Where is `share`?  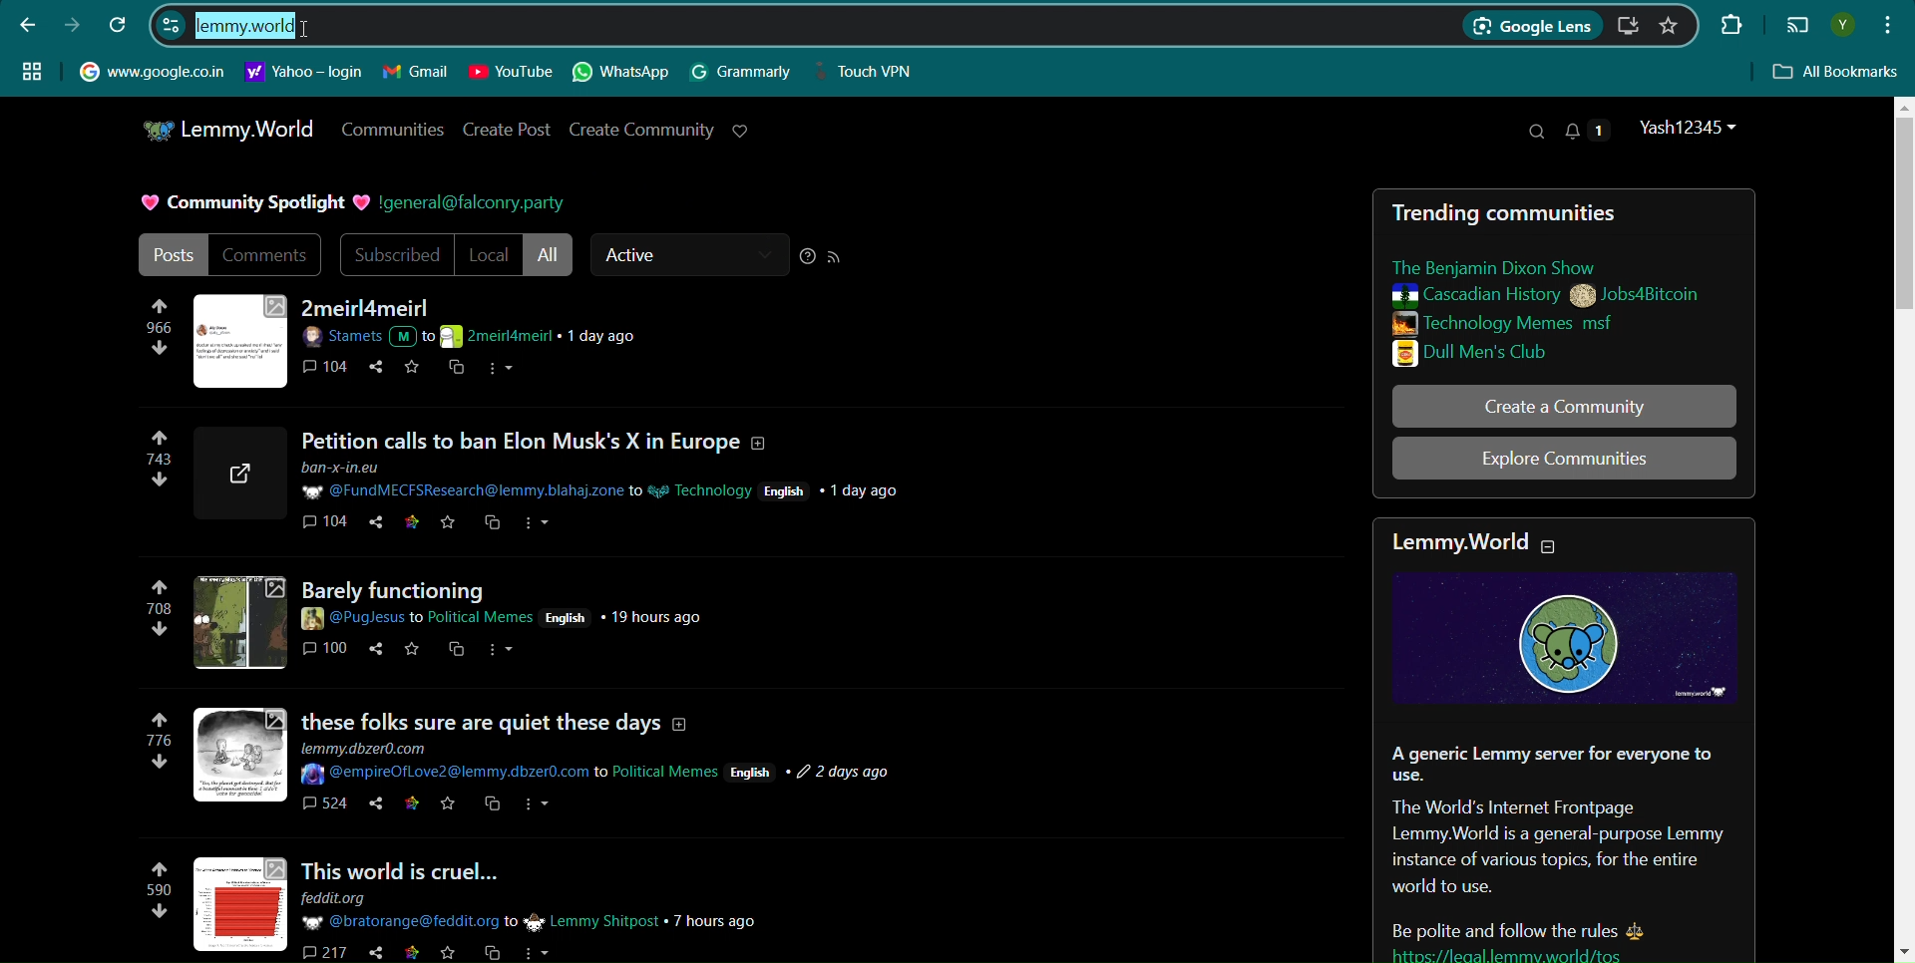 share is located at coordinates (376, 371).